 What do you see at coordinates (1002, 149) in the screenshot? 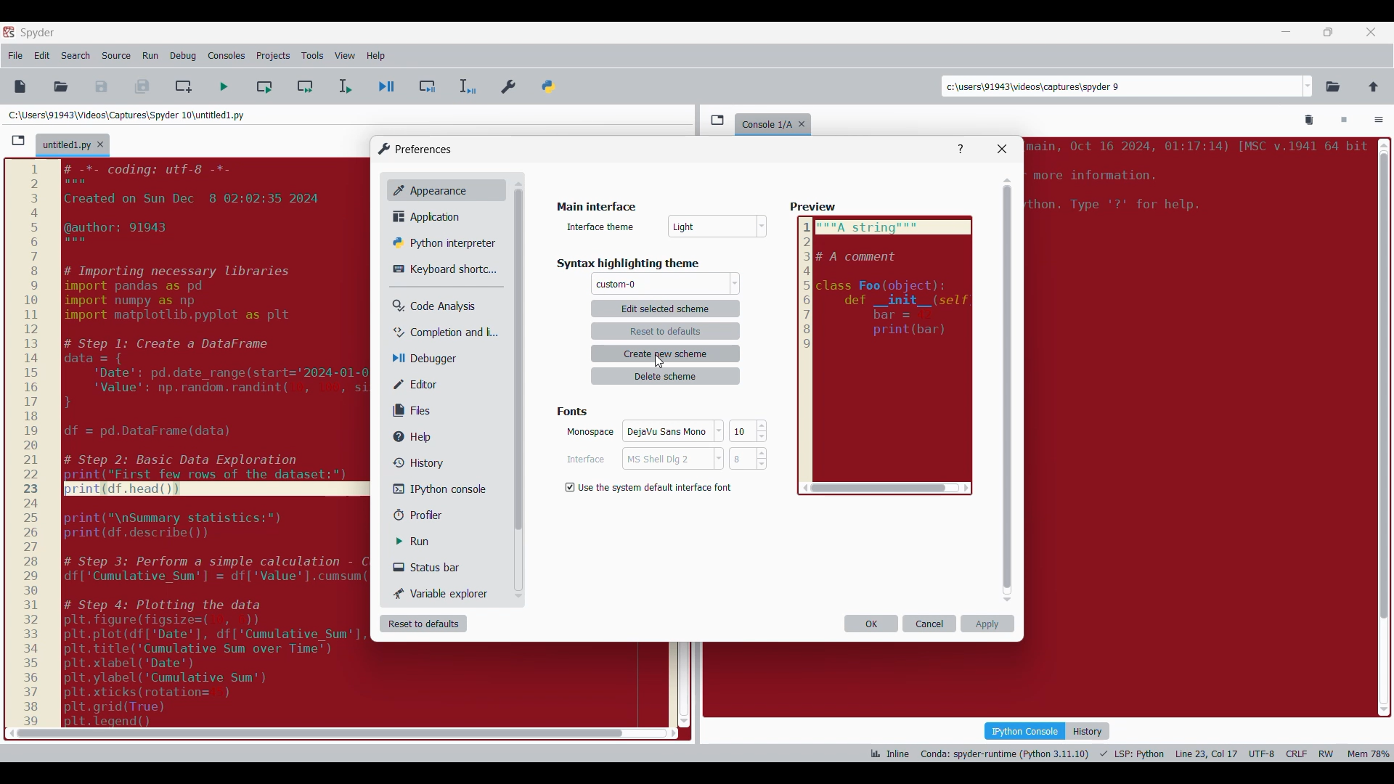
I see `Close` at bounding box center [1002, 149].